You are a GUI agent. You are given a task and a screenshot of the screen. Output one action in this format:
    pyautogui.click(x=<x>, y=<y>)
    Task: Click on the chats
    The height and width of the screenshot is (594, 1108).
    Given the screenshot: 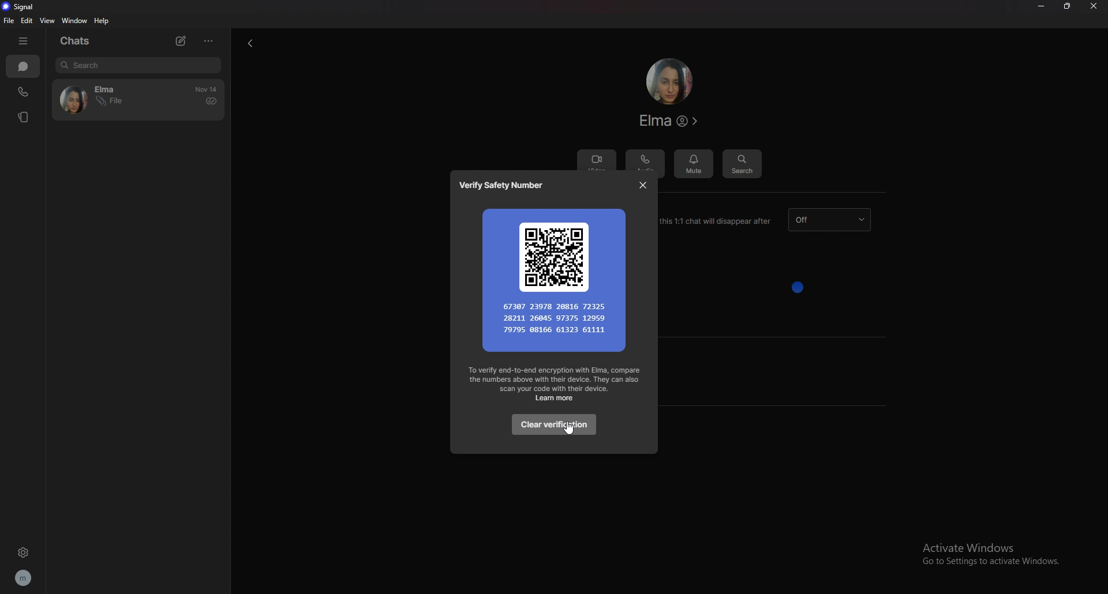 What is the action you would take?
    pyautogui.click(x=80, y=41)
    